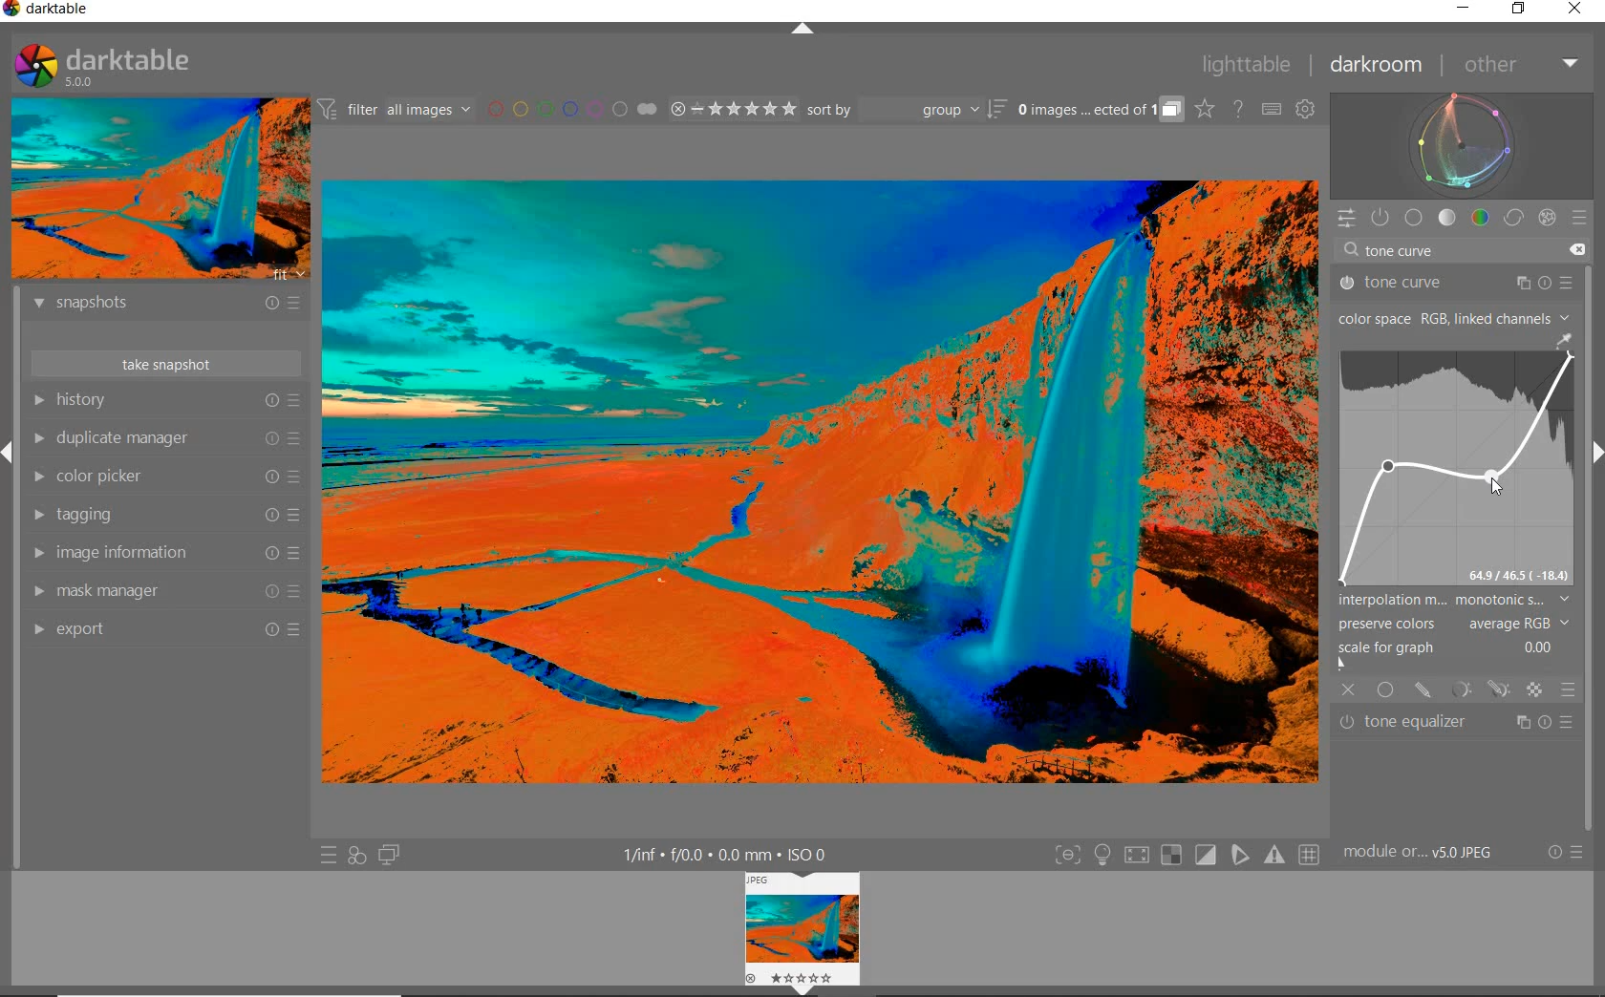 The image size is (1605, 997). I want to click on EXPAND GROUPED IMAGES, so click(1101, 110).